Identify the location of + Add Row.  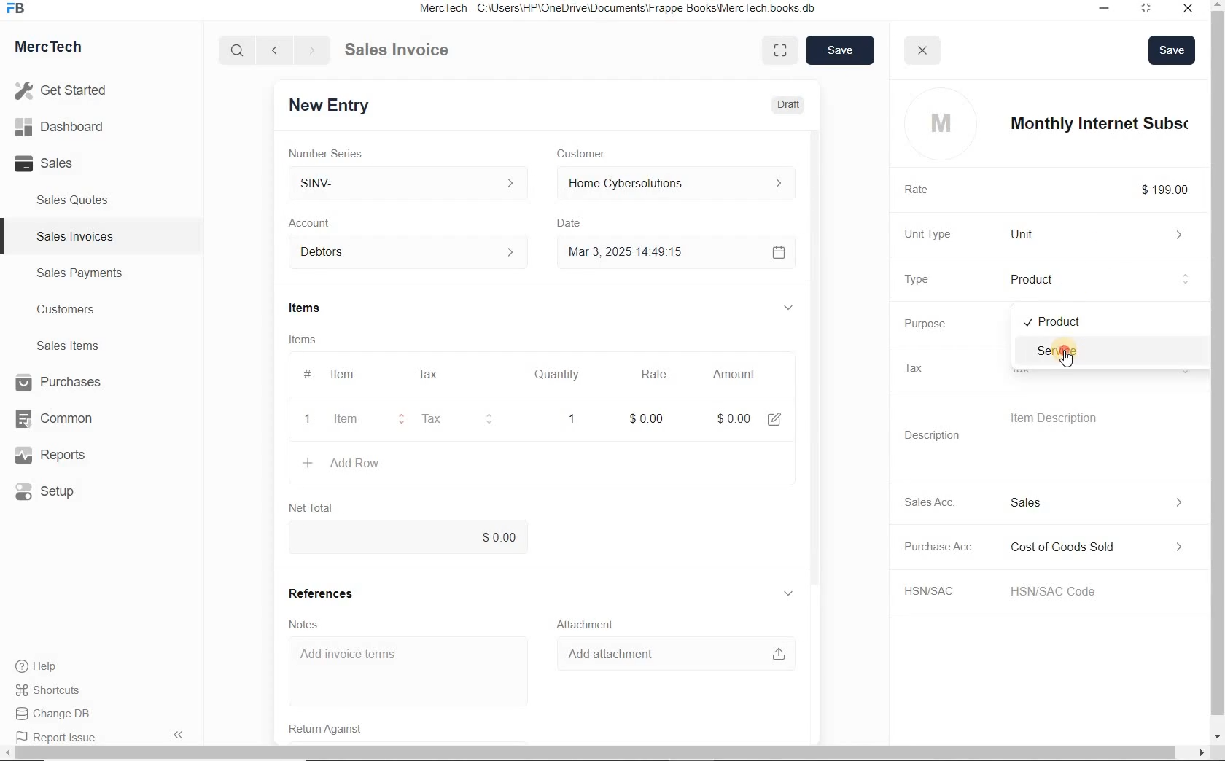
(366, 464).